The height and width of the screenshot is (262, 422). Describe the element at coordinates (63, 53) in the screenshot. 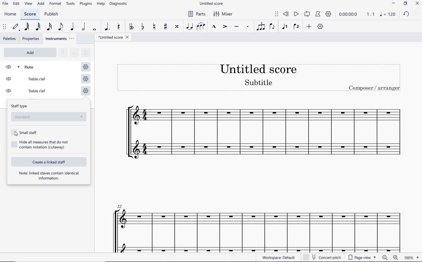

I see `MOVE SELECTED INSTRUMENT UP` at that location.